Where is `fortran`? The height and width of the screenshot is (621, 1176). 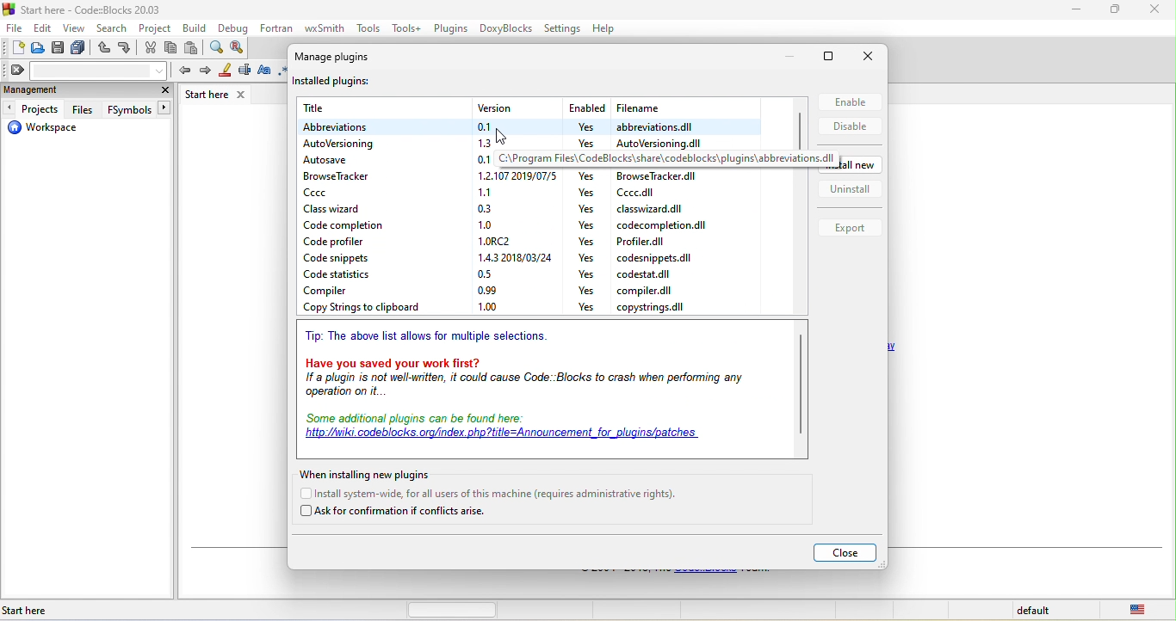 fortran is located at coordinates (275, 26).